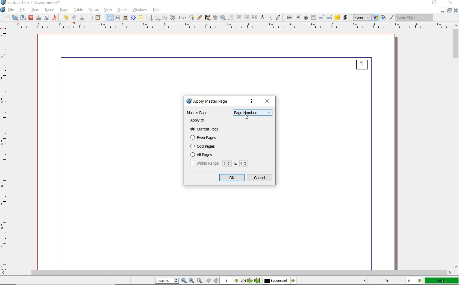  Describe the element at coordinates (199, 120) in the screenshot. I see `apply to` at that location.